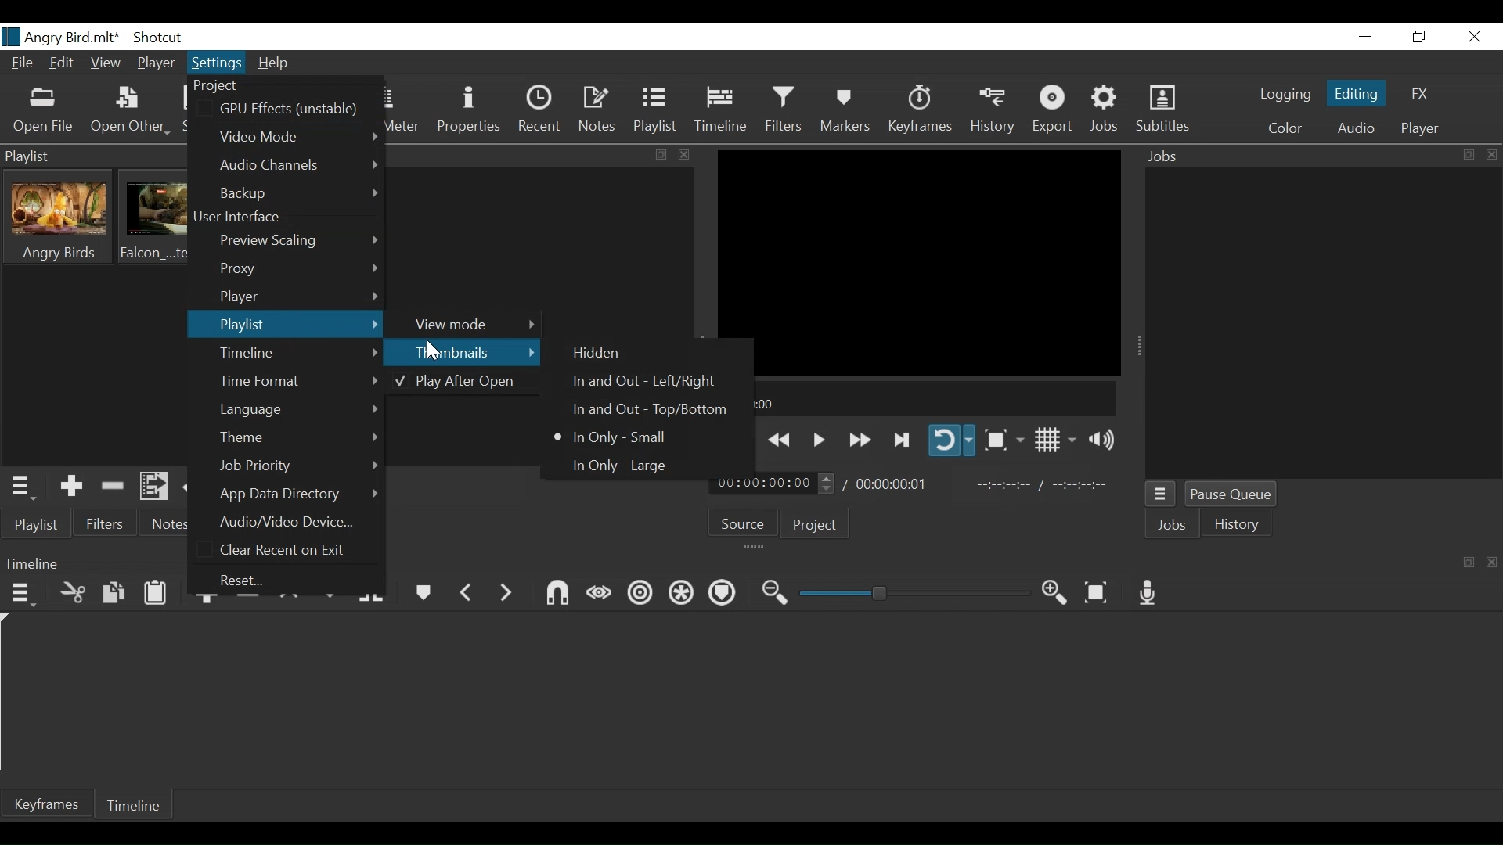  What do you see at coordinates (299, 296) in the screenshot?
I see `Player` at bounding box center [299, 296].